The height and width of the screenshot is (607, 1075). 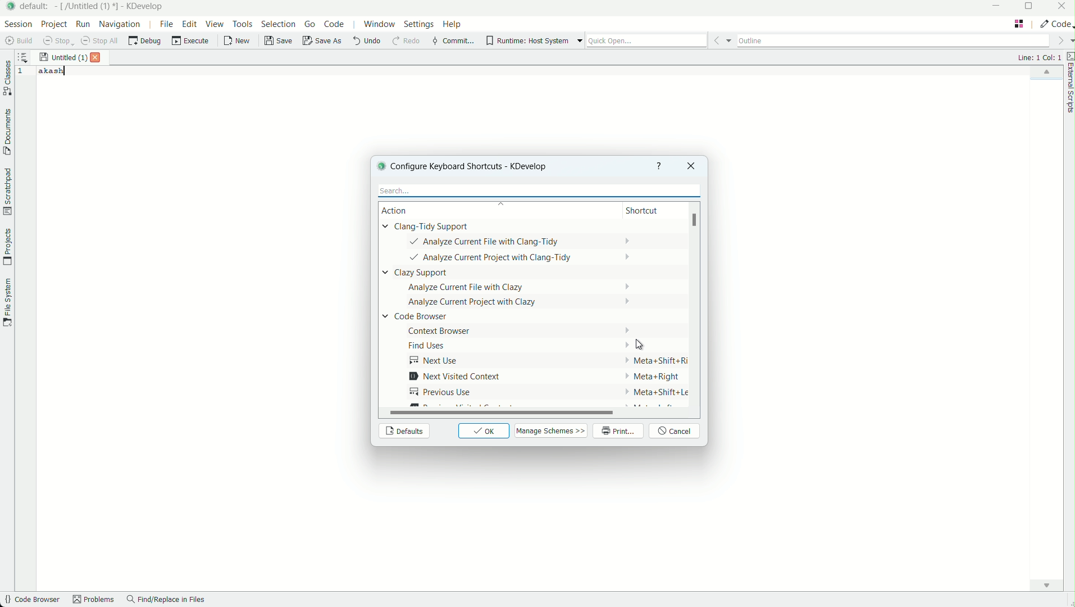 I want to click on runtime host system, so click(x=527, y=41).